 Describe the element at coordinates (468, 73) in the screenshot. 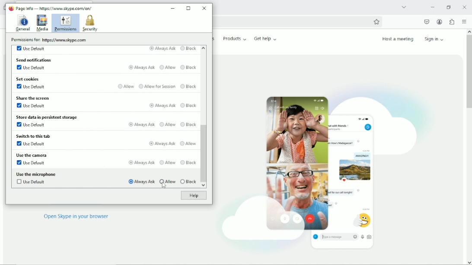

I see `vertical scrollbar` at that location.